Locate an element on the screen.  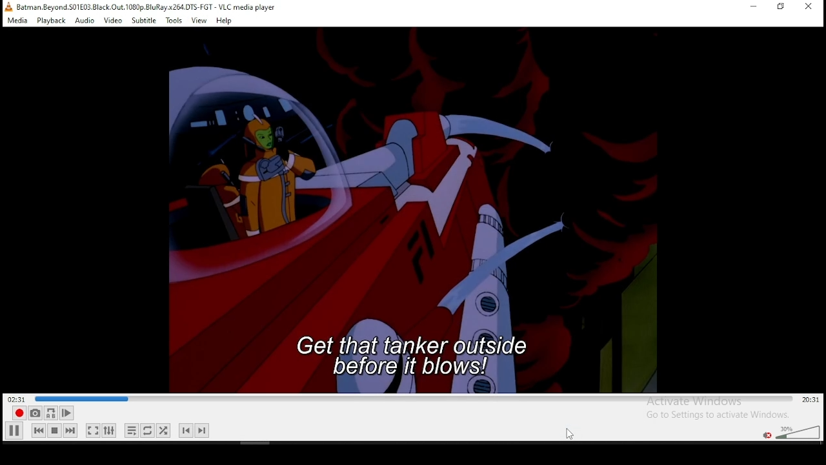
stop is located at coordinates (54, 430).